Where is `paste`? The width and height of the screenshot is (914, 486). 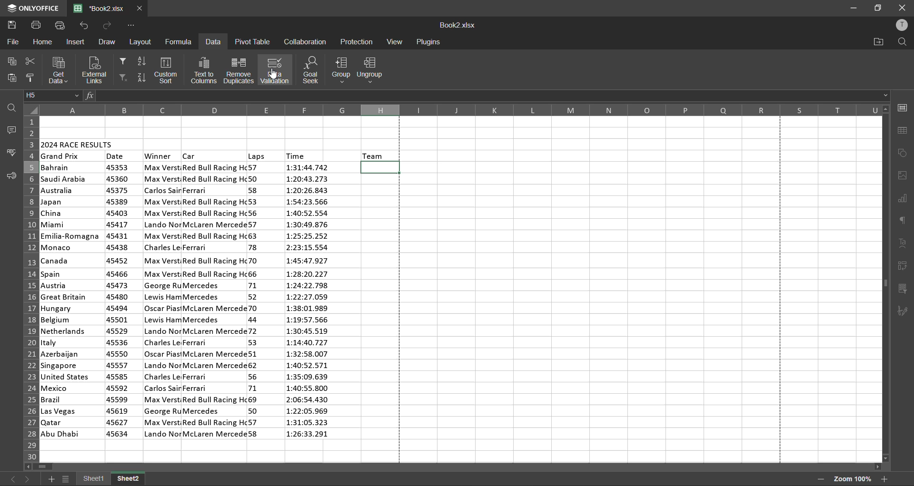
paste is located at coordinates (10, 79).